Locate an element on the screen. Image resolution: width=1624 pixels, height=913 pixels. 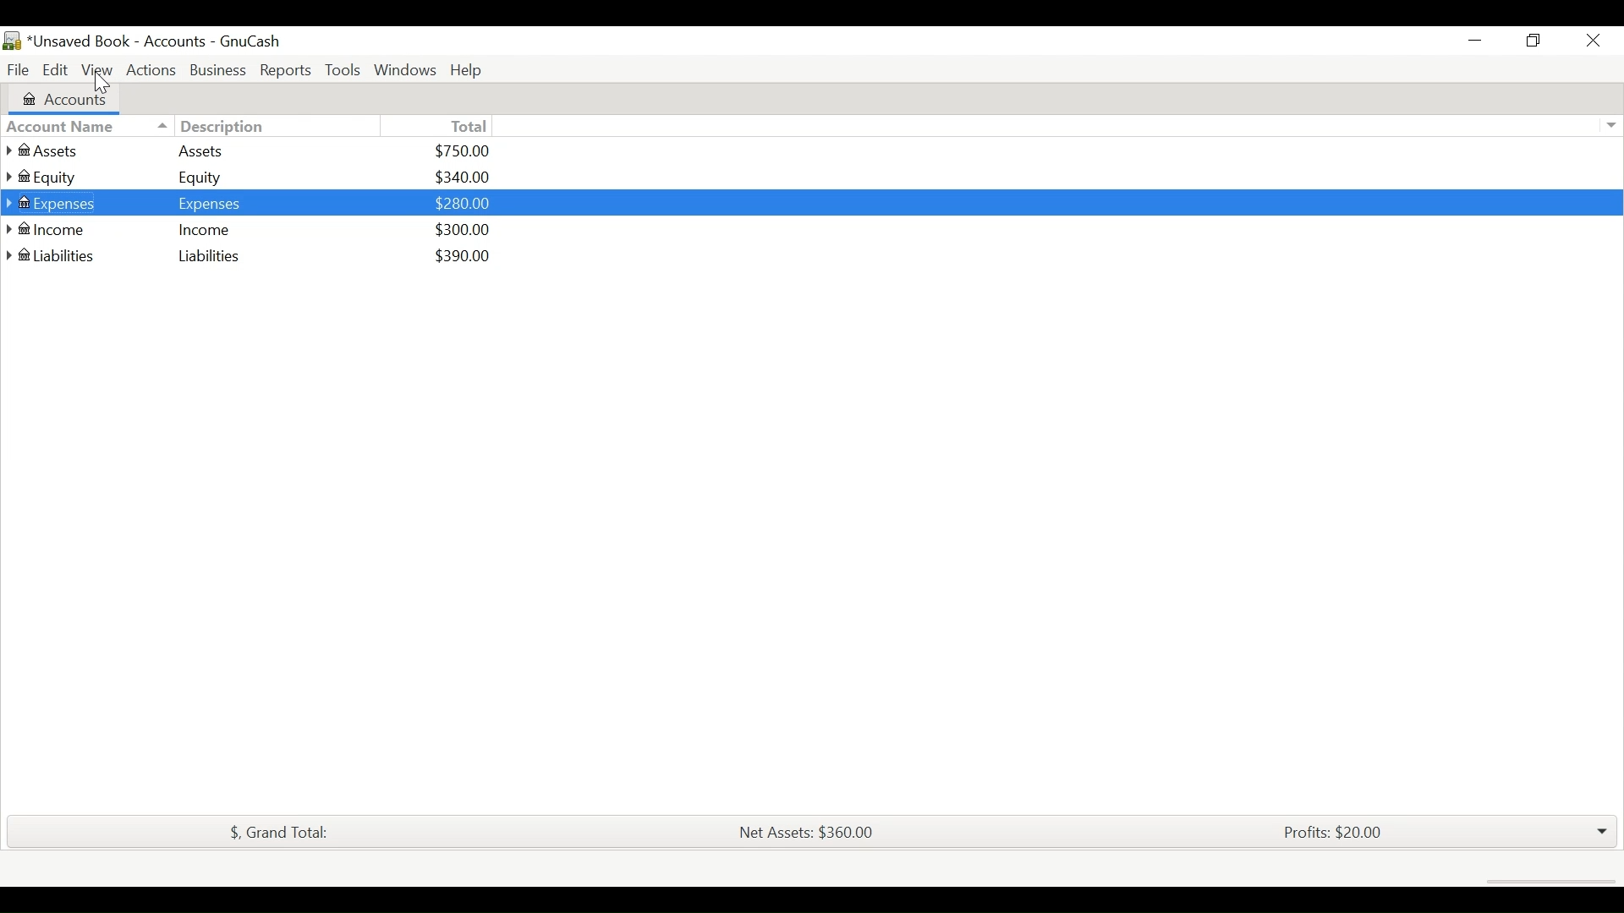
Total is located at coordinates (471, 126).